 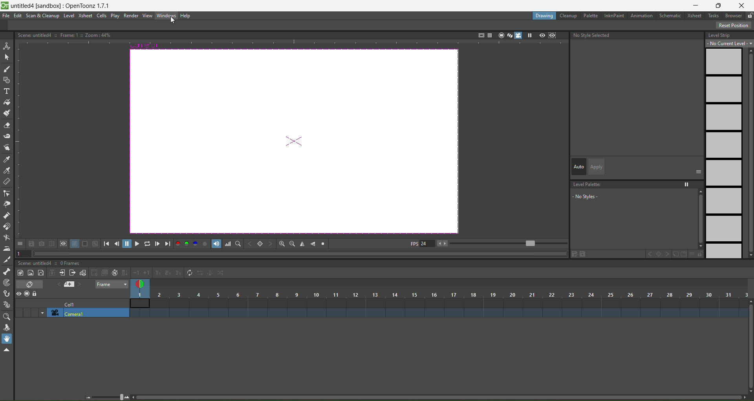 I want to click on flip vertically, so click(x=314, y=243).